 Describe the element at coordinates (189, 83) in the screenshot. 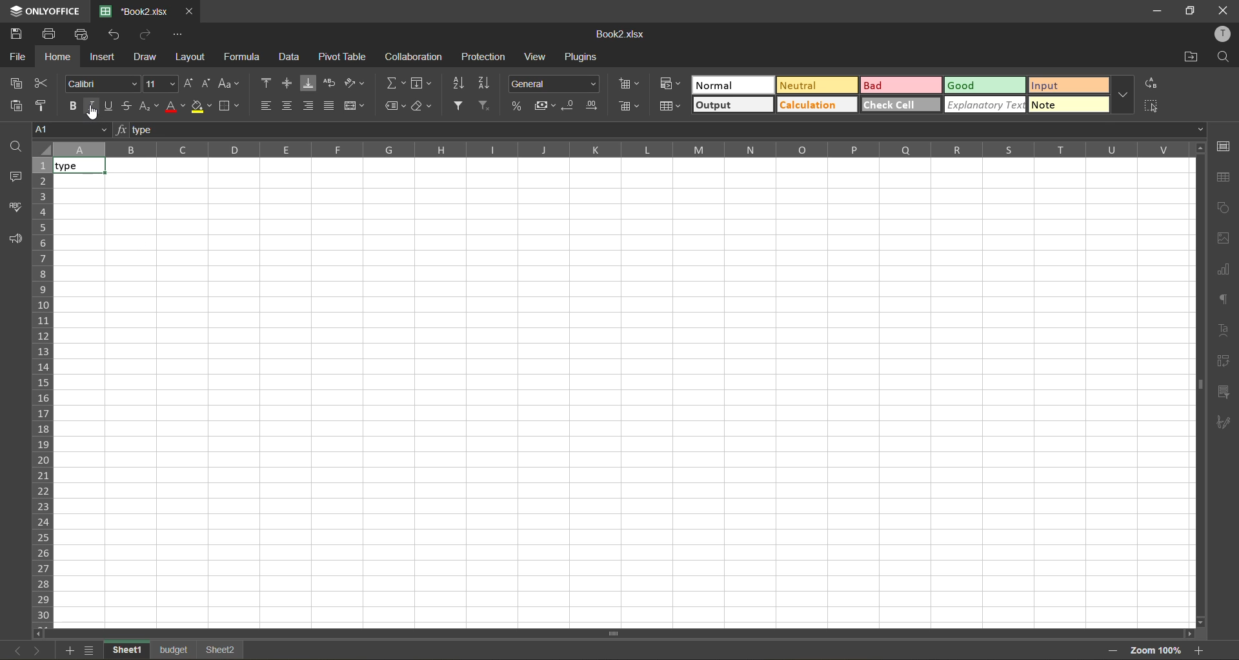

I see `increment size` at that location.